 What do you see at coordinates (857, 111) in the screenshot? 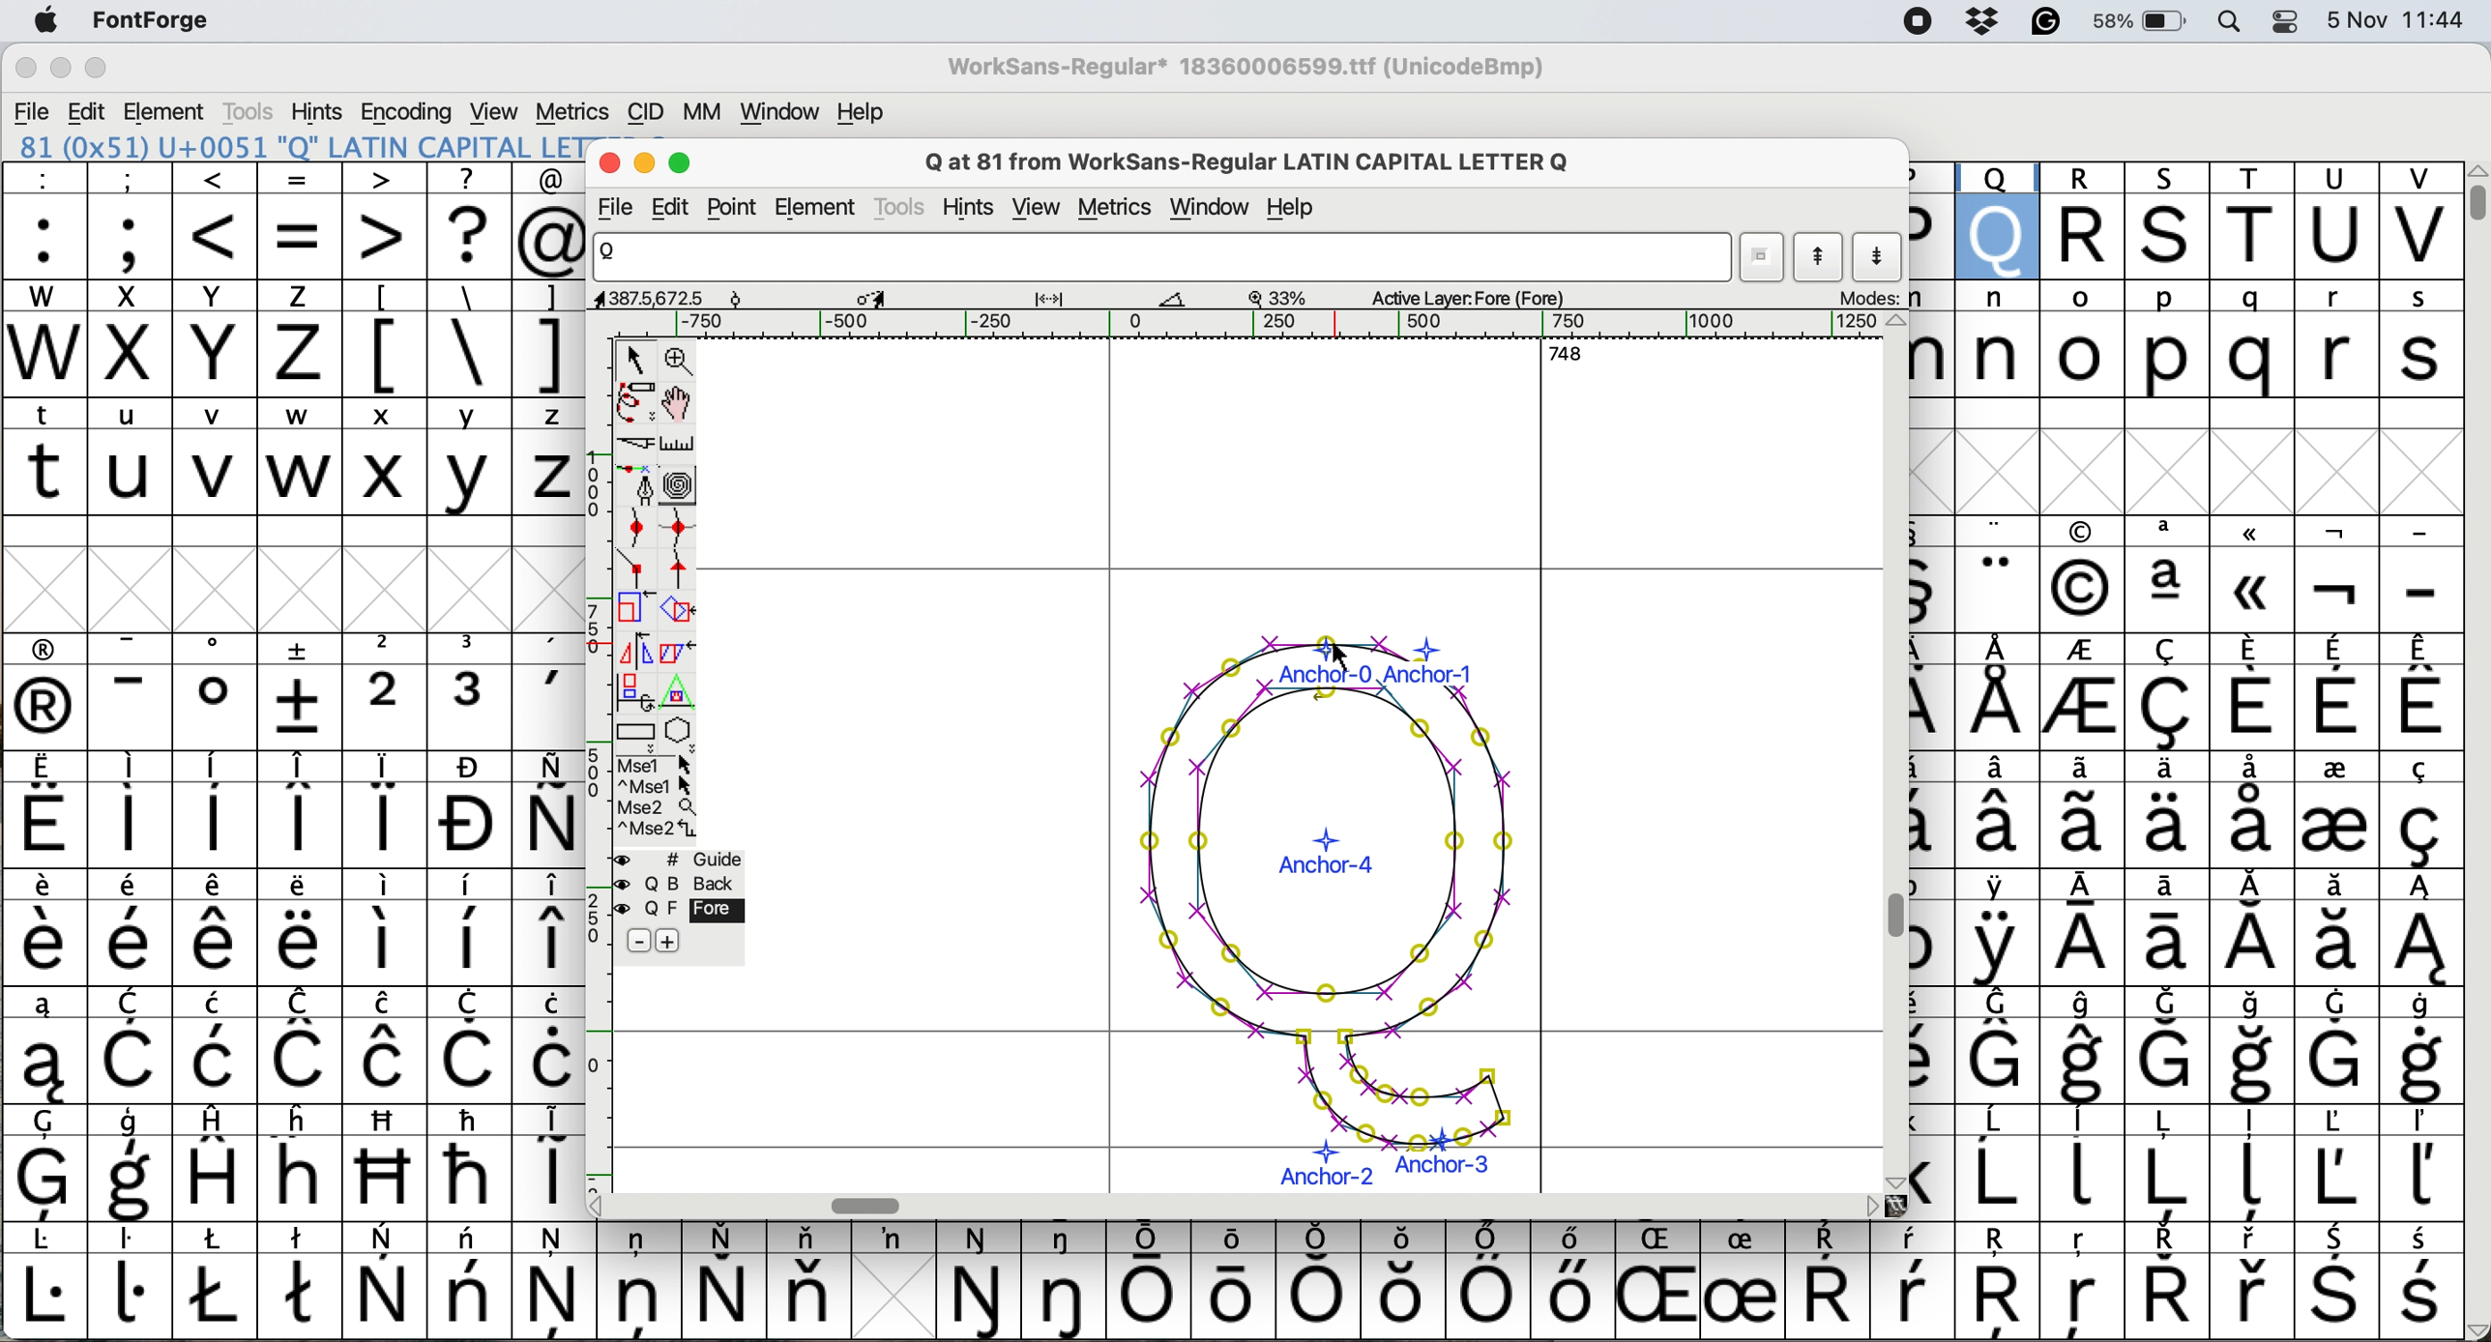
I see `help` at bounding box center [857, 111].